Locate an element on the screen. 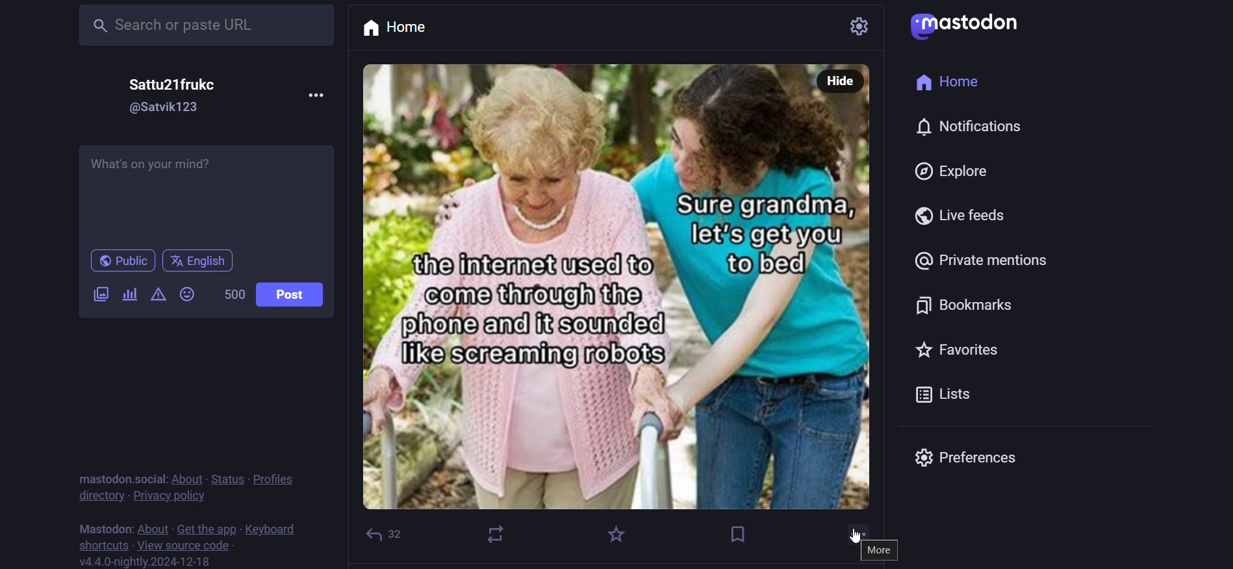 This screenshot has height=569, width=1233. explore is located at coordinates (943, 171).